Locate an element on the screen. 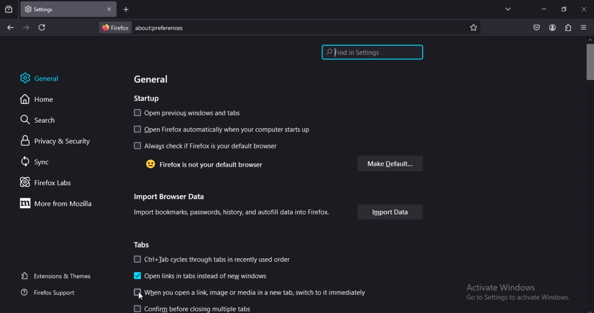 Image resolution: width=594 pixels, height=313 pixels. list all tabs is located at coordinates (508, 8).